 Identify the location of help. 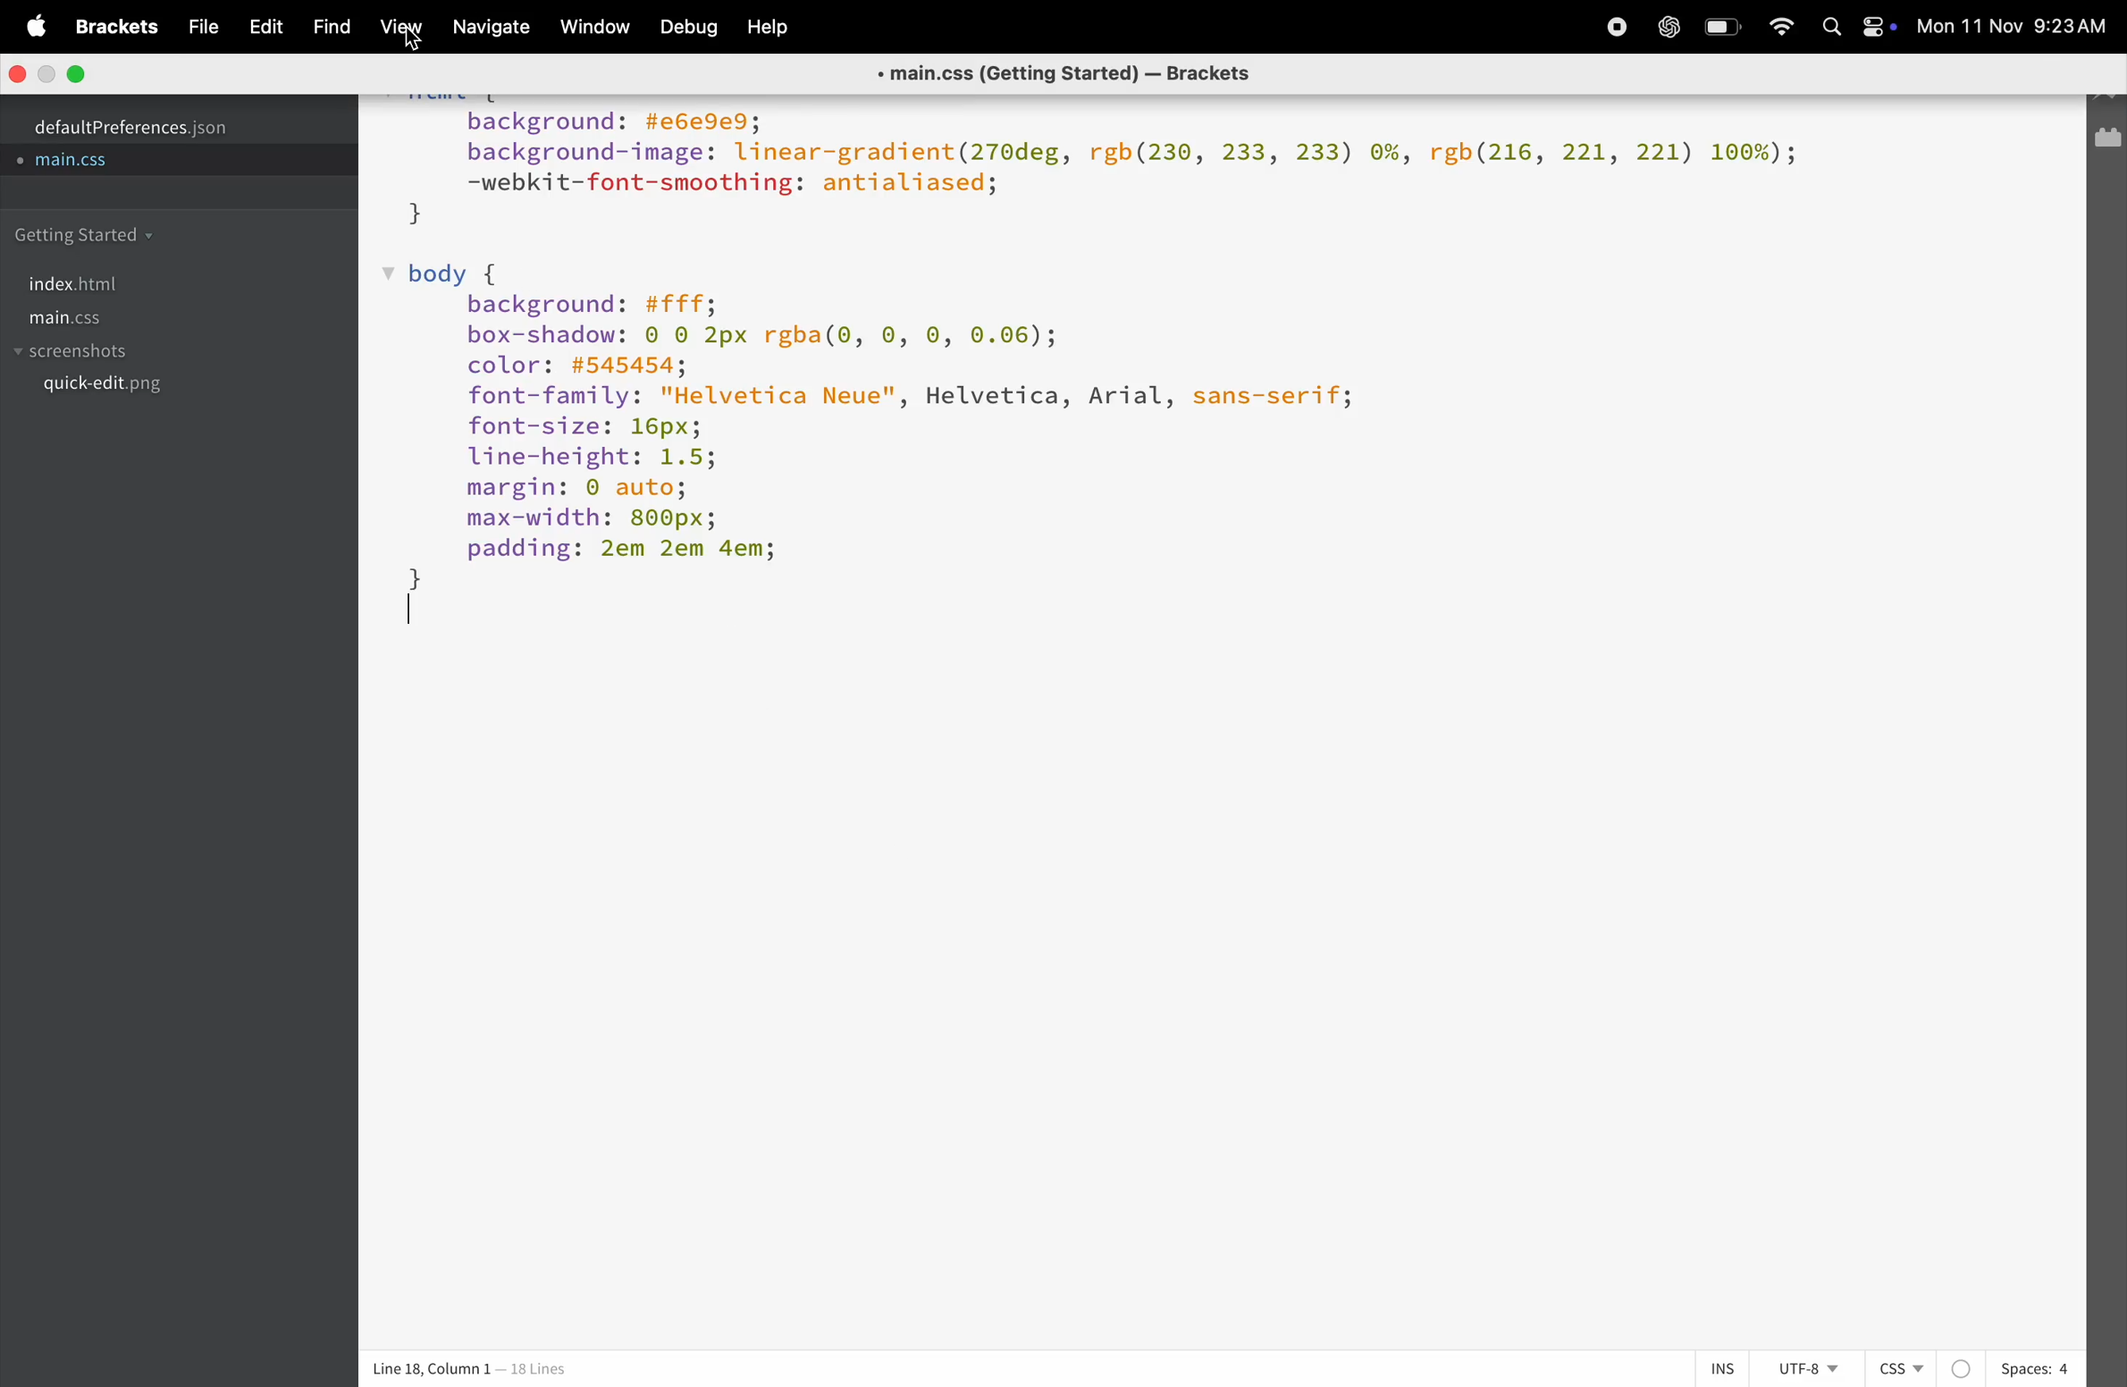
(769, 27).